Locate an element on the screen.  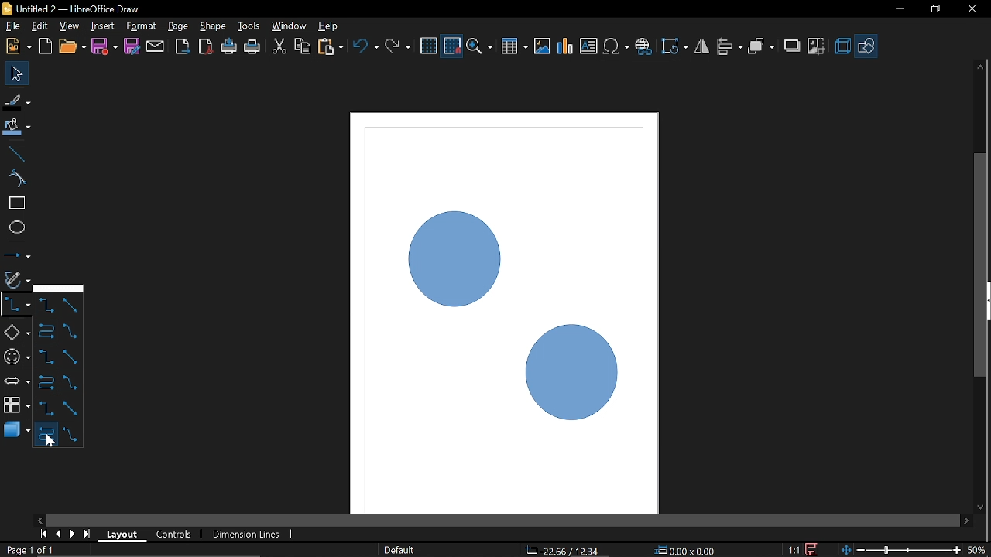
Zoom chnage is located at coordinates (900, 550).